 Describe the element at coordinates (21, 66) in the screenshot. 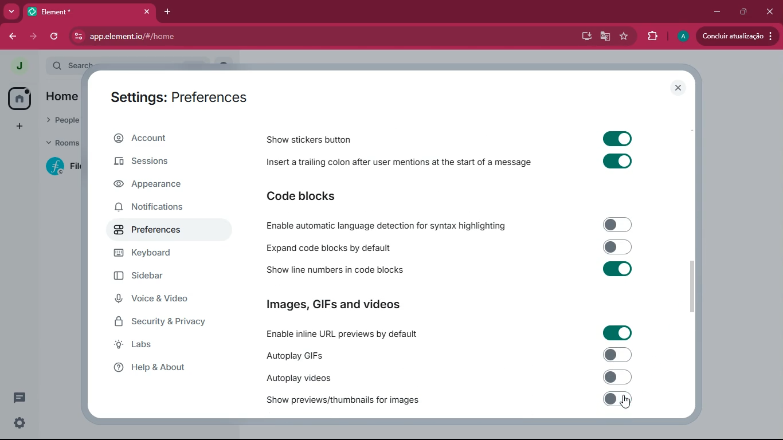

I see `profile picture` at that location.